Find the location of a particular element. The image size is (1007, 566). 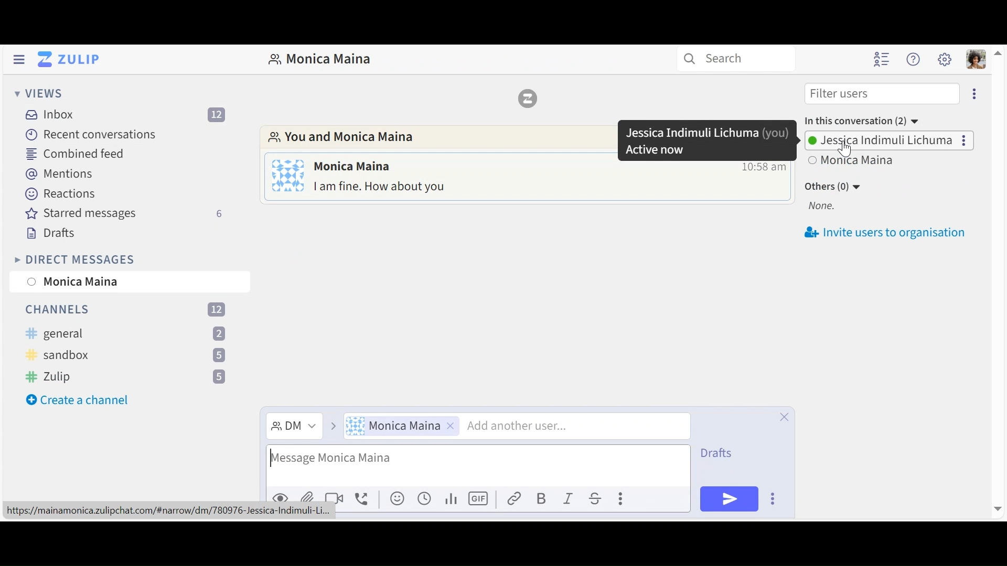

Preview is located at coordinates (281, 496).